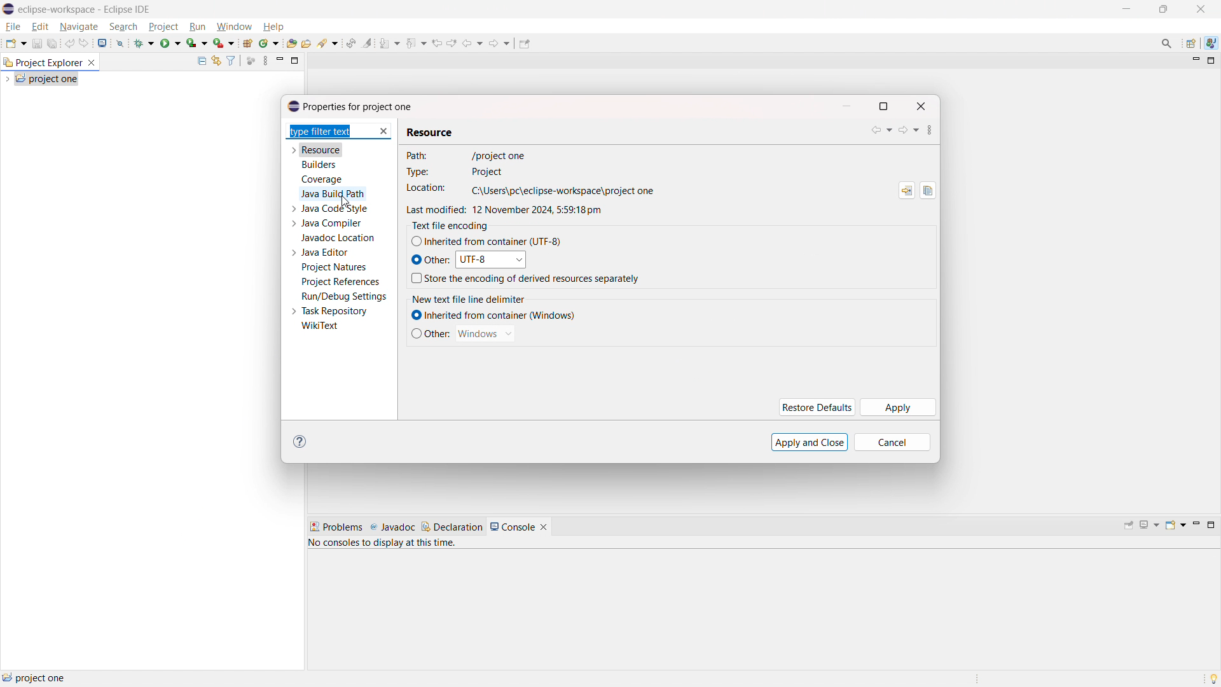  Describe the element at coordinates (294, 207) in the screenshot. I see `expand java code style` at that location.